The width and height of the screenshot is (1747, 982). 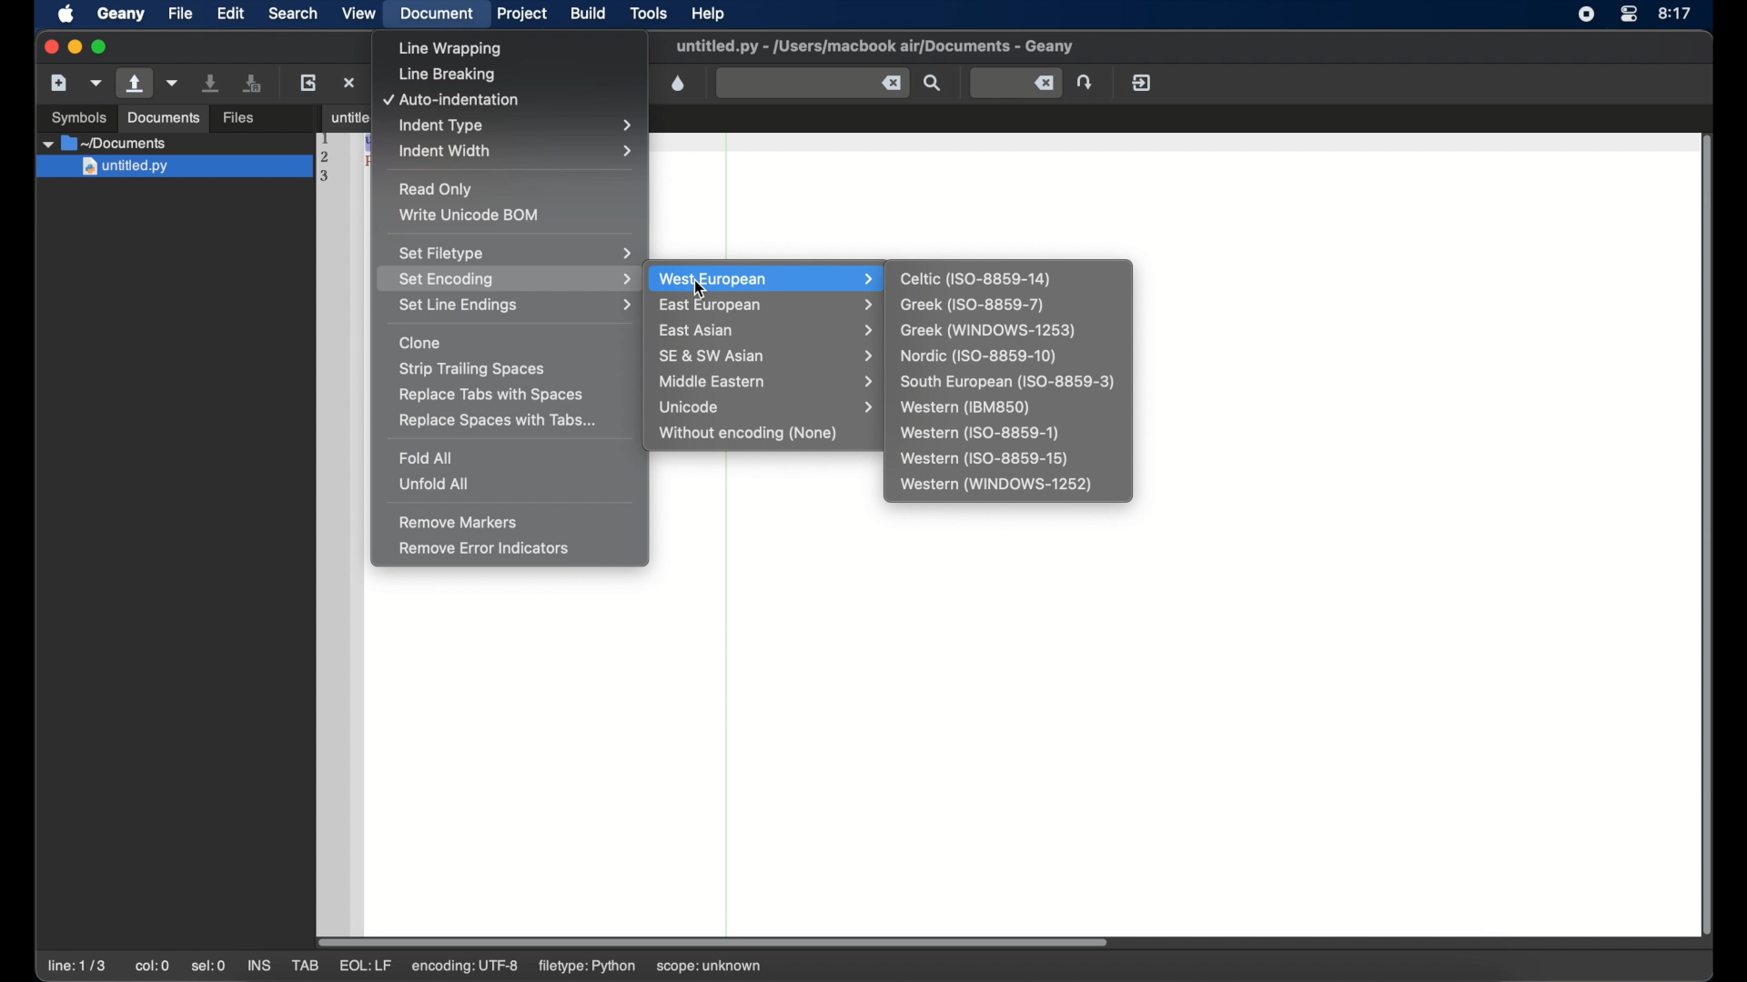 What do you see at coordinates (979, 433) in the screenshot?
I see `western` at bounding box center [979, 433].